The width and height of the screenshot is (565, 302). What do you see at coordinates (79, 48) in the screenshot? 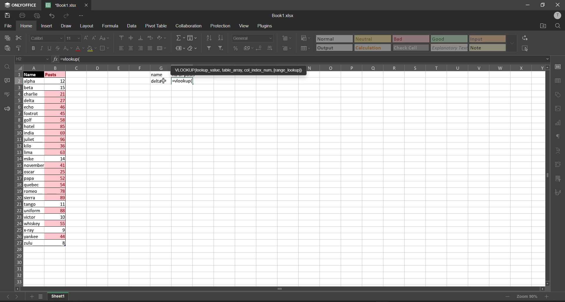
I see `font color` at bounding box center [79, 48].